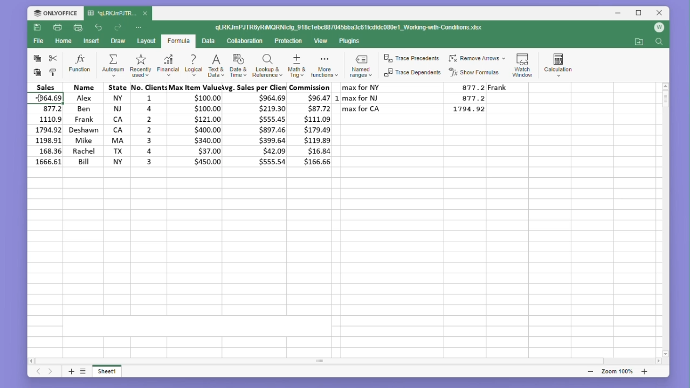  Describe the element at coordinates (339, 259) in the screenshot. I see `Empty cells` at that location.